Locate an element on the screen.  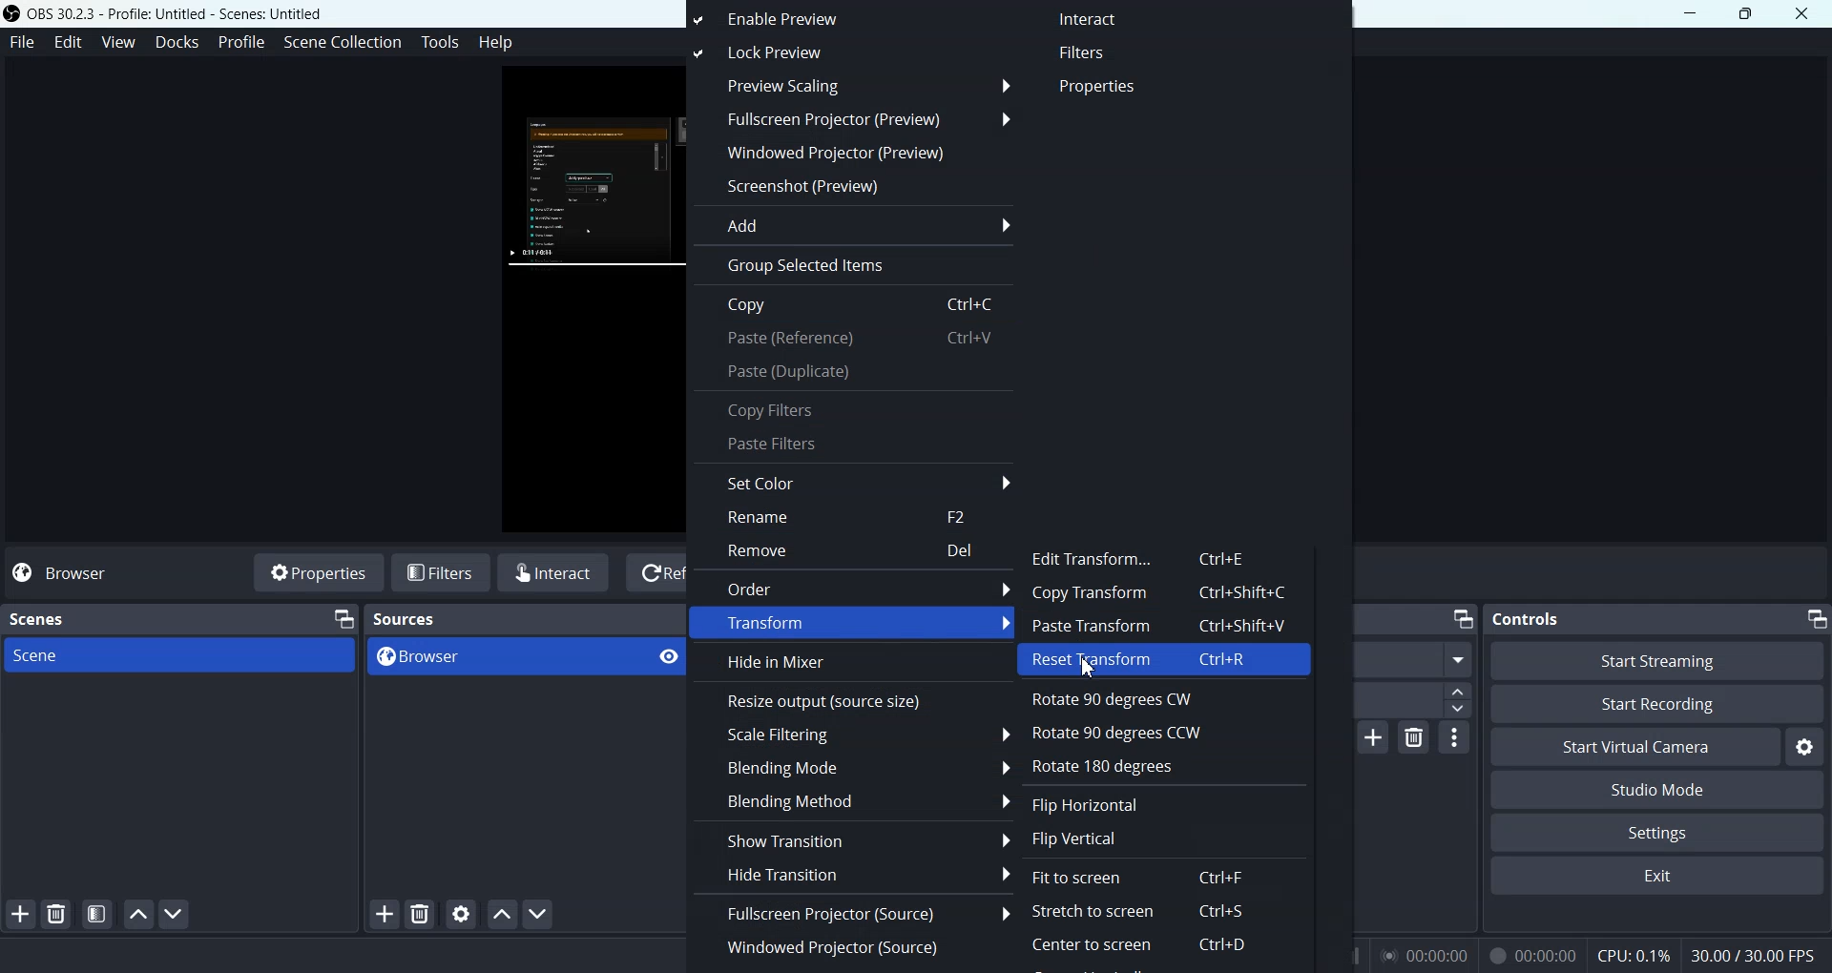
Move Scene Down is located at coordinates (541, 915).